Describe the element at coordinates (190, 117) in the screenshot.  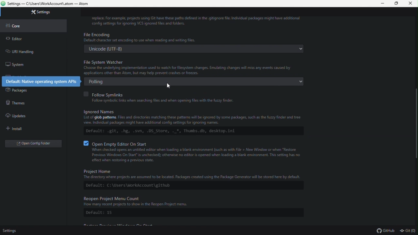
I see `Ignored Names Files and directories matching these patterns will be ignored by some packages, such 35 the fuzzy finder and tree view. Individual packages might have additional config settings for ignoring names.` at that location.